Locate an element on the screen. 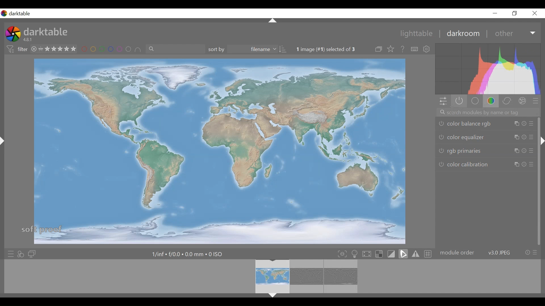 This screenshot has width=545, height=306. search modules by name or tag is located at coordinates (485, 112).